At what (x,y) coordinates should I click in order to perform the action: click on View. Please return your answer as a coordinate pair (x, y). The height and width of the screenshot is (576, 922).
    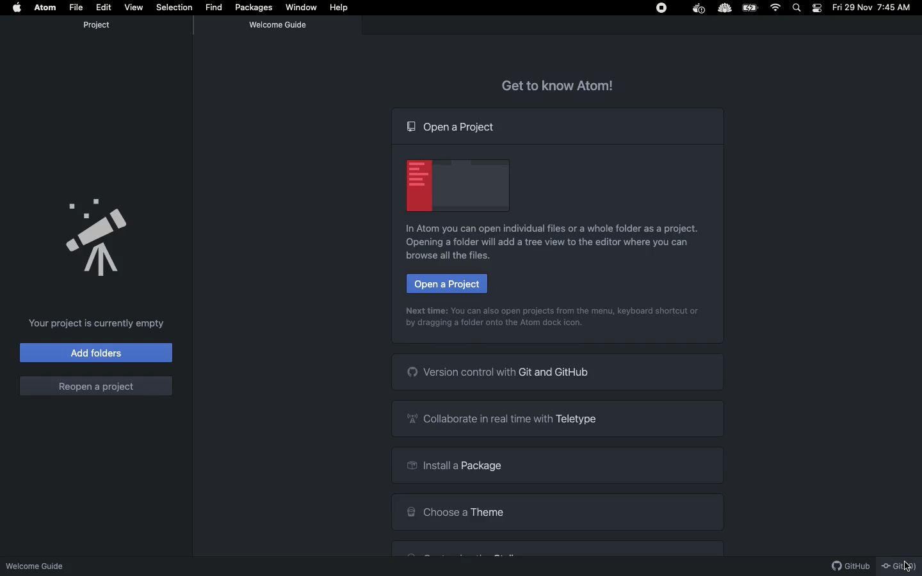
    Looking at the image, I should click on (133, 6).